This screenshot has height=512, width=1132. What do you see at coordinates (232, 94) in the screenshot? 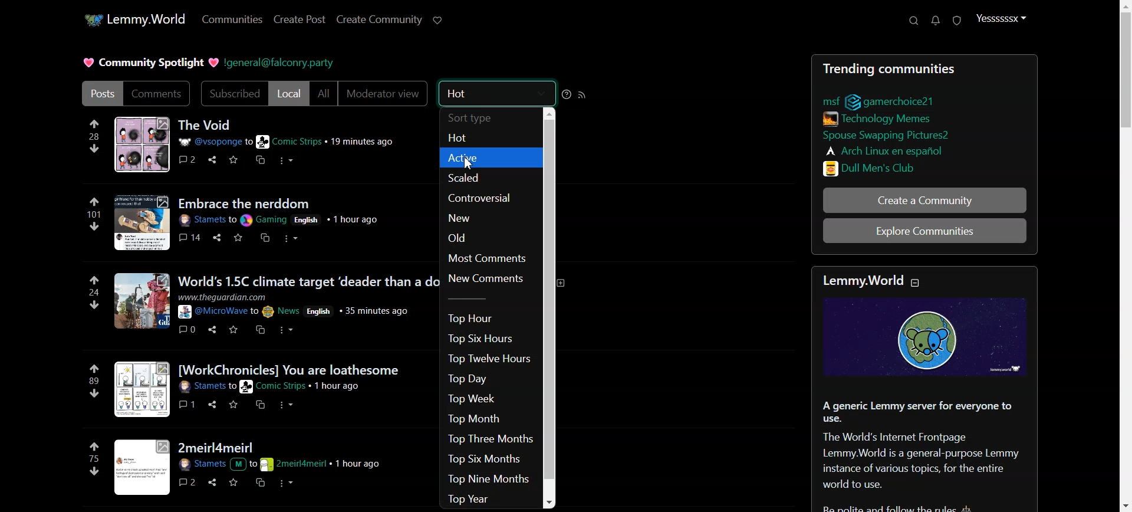
I see `Subscribed` at bounding box center [232, 94].